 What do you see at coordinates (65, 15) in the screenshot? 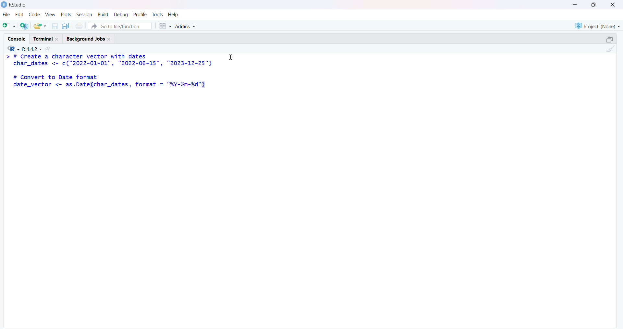
I see `Plots` at bounding box center [65, 15].